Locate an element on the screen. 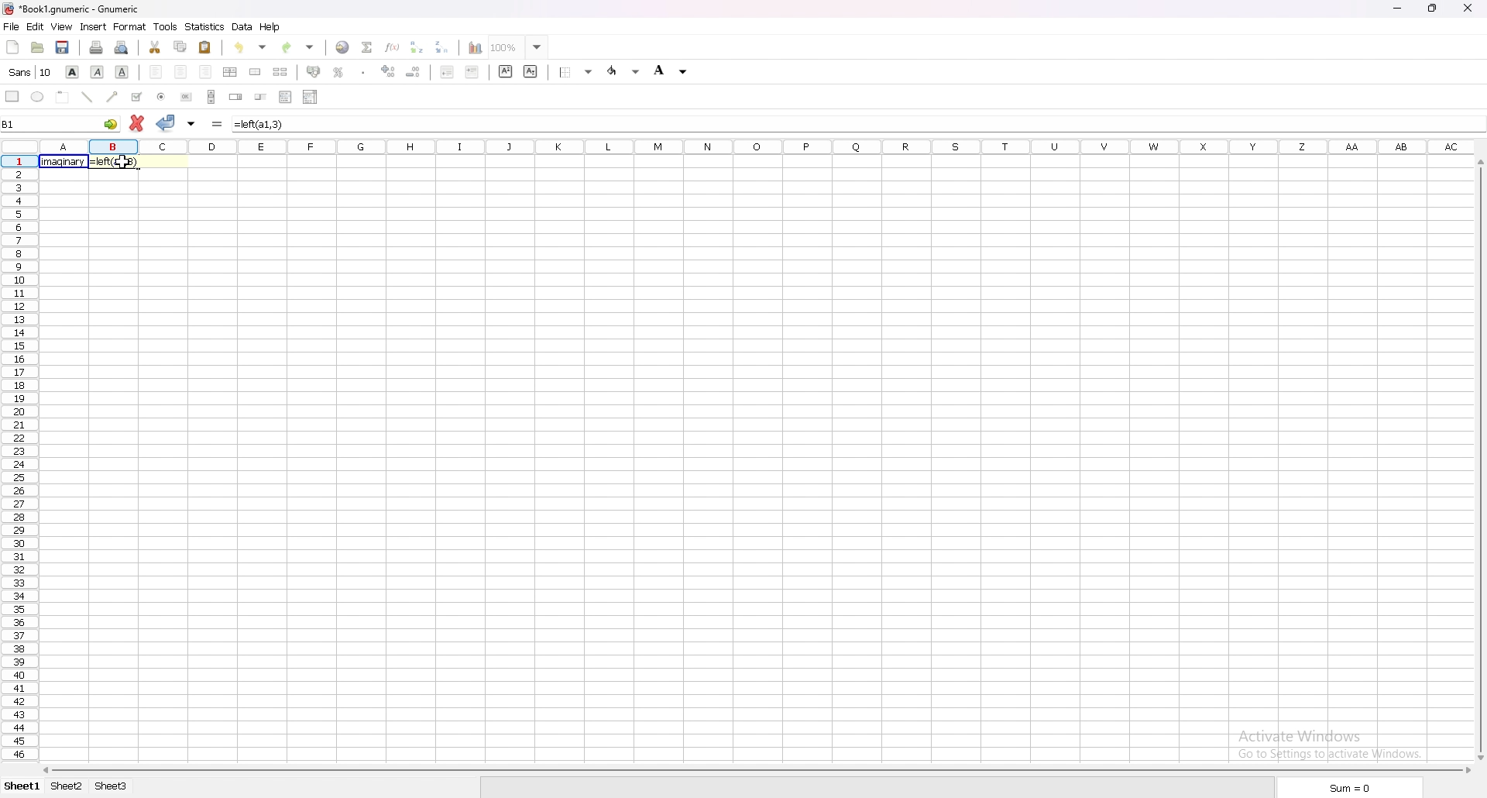 The height and width of the screenshot is (798, 1487). bold is located at coordinates (74, 71).